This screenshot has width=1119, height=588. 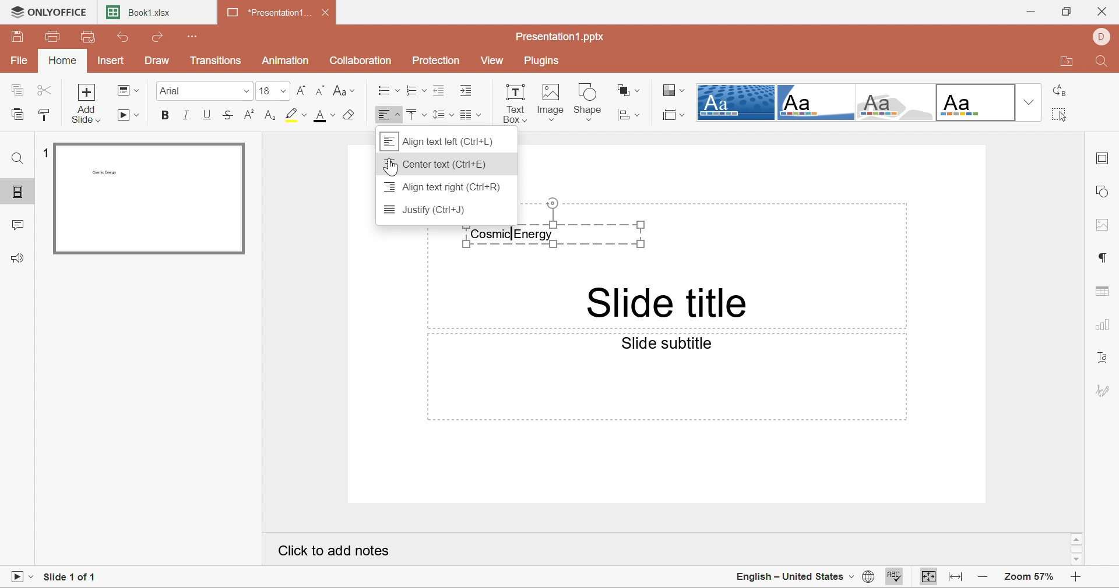 I want to click on Superscript, so click(x=249, y=115).